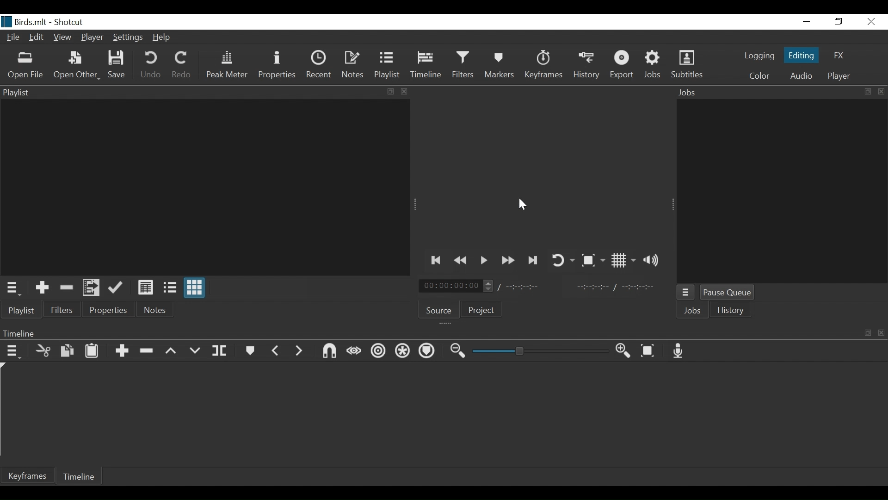 This screenshot has width=888, height=500. What do you see at coordinates (195, 351) in the screenshot?
I see `Overwrite` at bounding box center [195, 351].